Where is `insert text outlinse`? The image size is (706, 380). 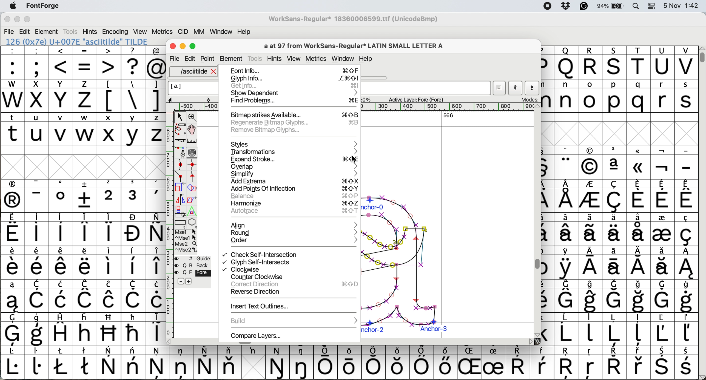 insert text outlinse is located at coordinates (264, 307).